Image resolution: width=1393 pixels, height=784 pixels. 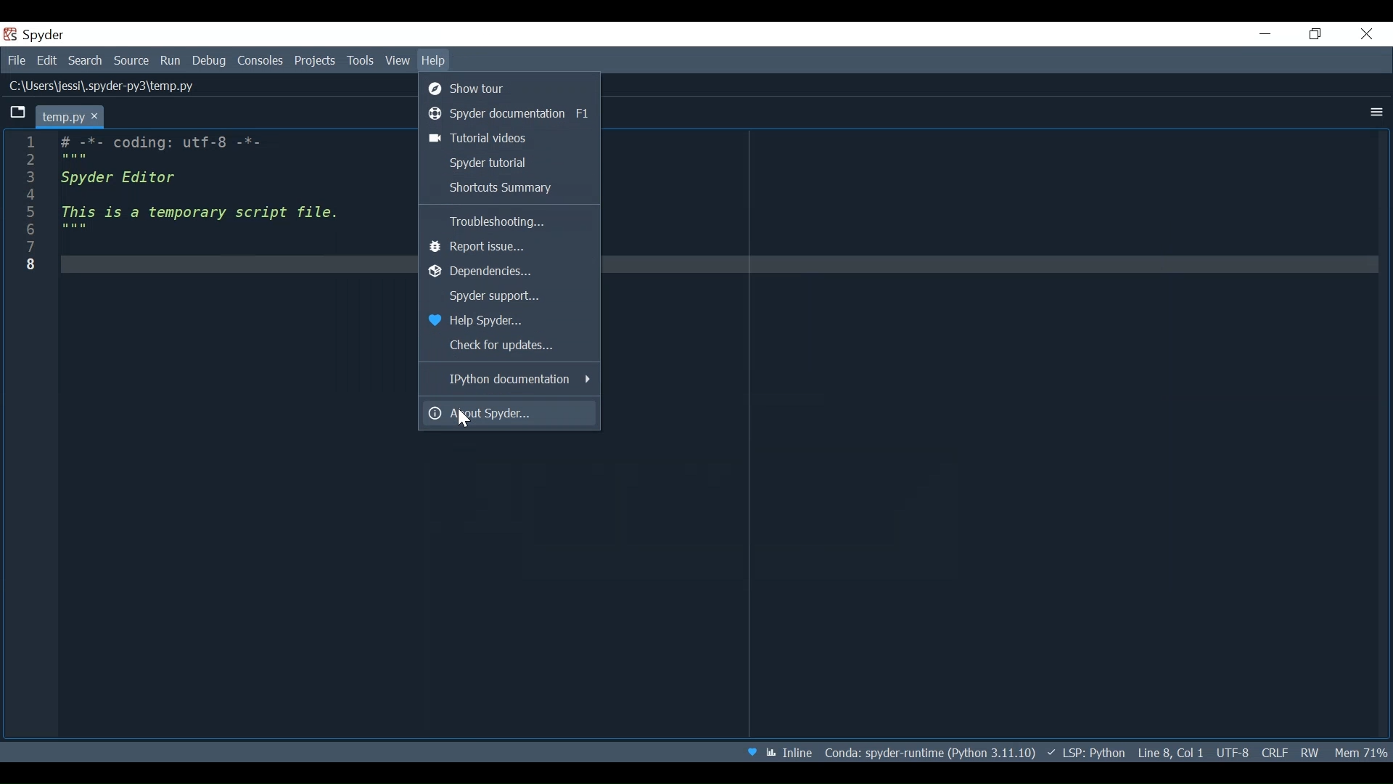 What do you see at coordinates (934, 753) in the screenshot?
I see `Conda Environment Indicator` at bounding box center [934, 753].